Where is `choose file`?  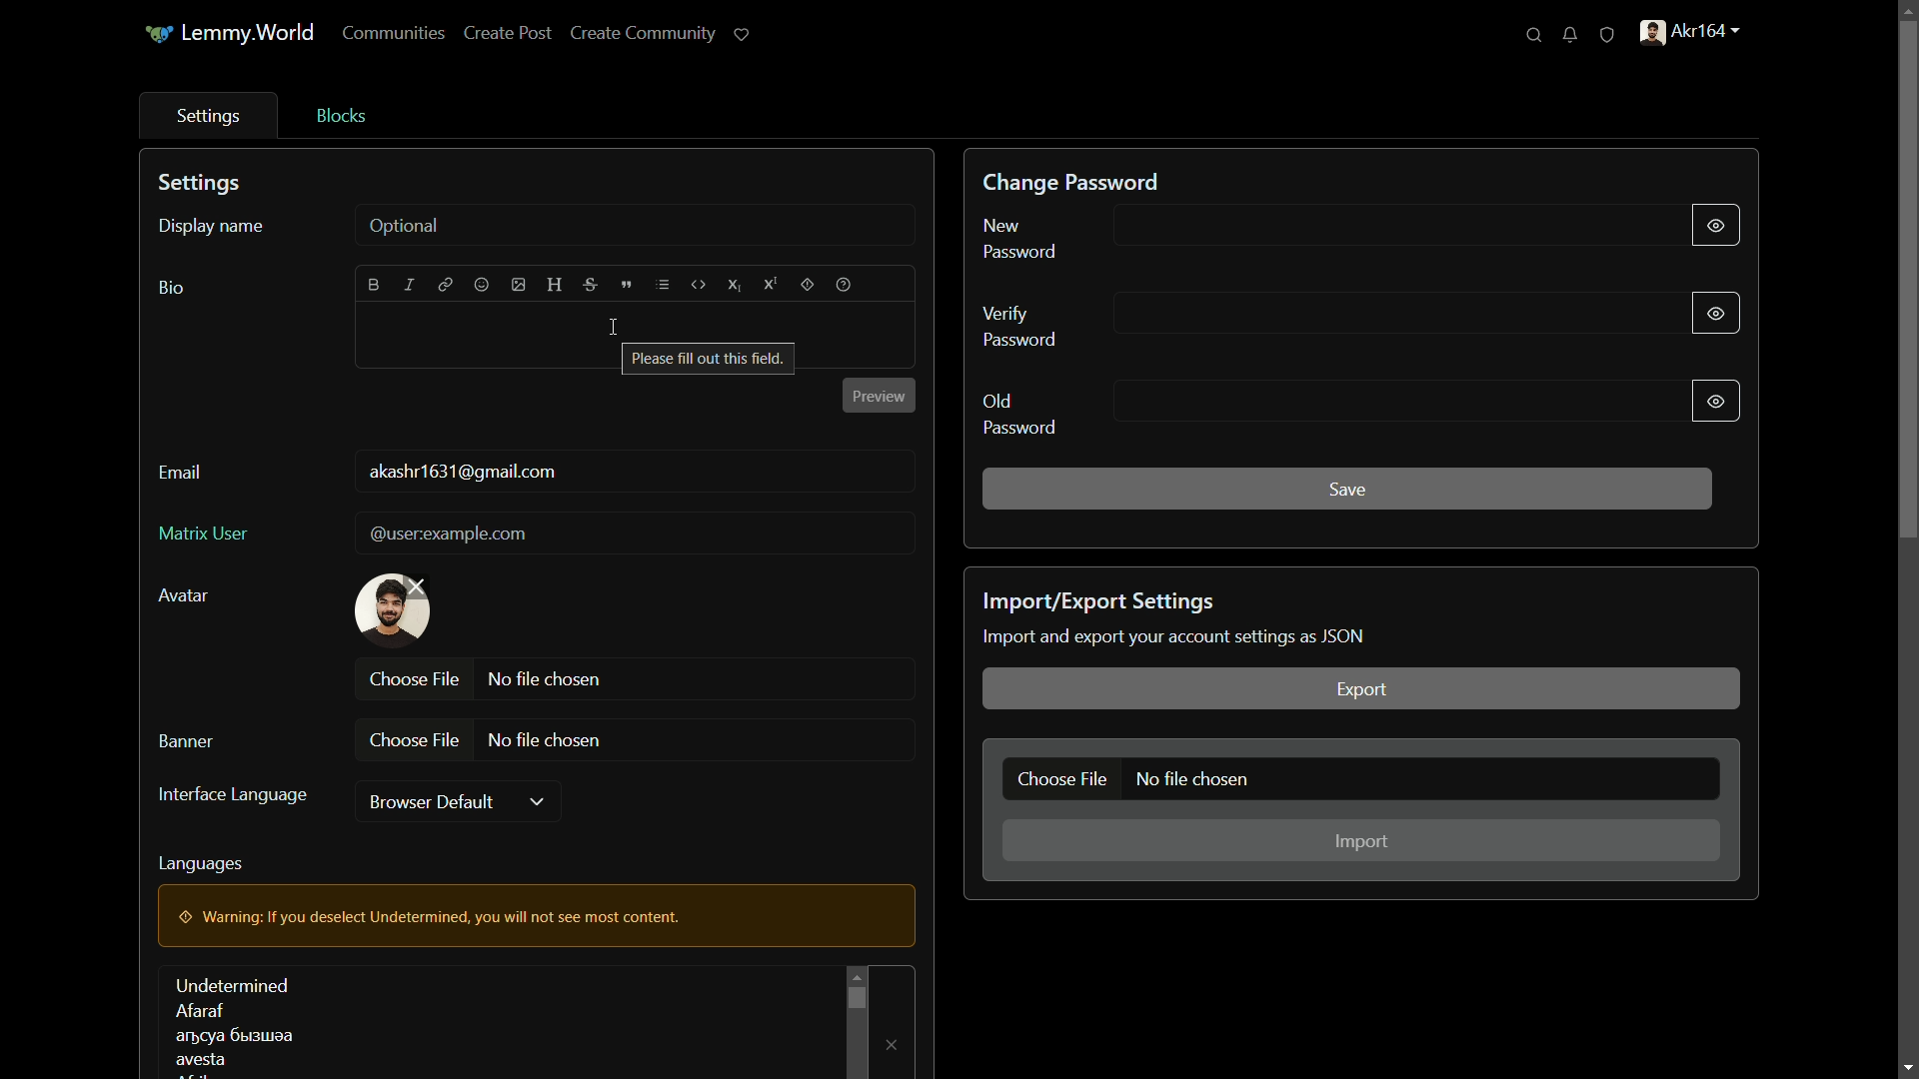 choose file is located at coordinates (416, 679).